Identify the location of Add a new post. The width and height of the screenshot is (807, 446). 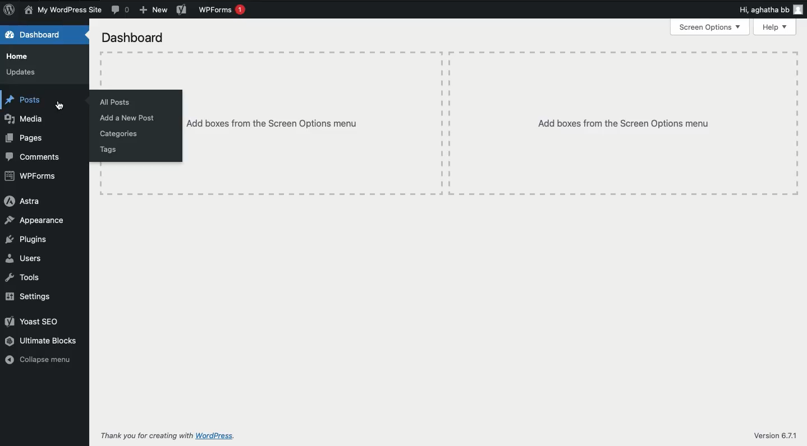
(127, 117).